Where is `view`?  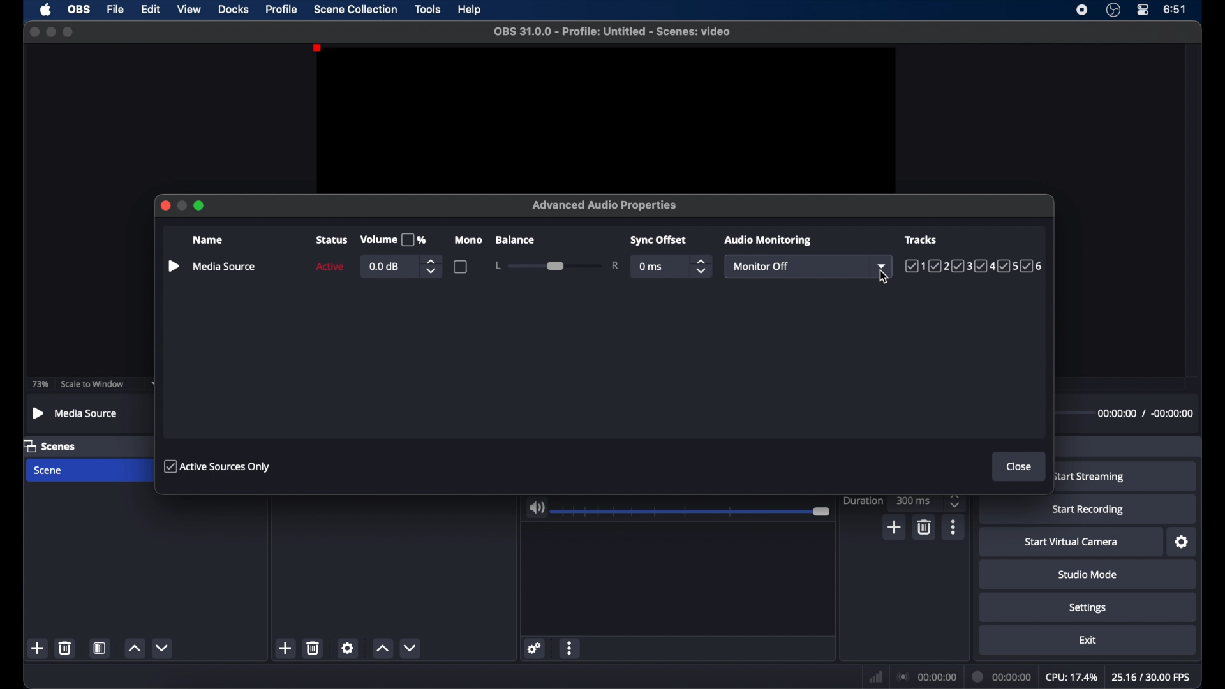
view is located at coordinates (189, 10).